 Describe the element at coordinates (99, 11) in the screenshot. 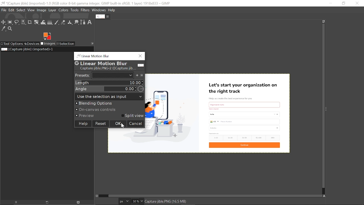

I see `Windows` at that location.